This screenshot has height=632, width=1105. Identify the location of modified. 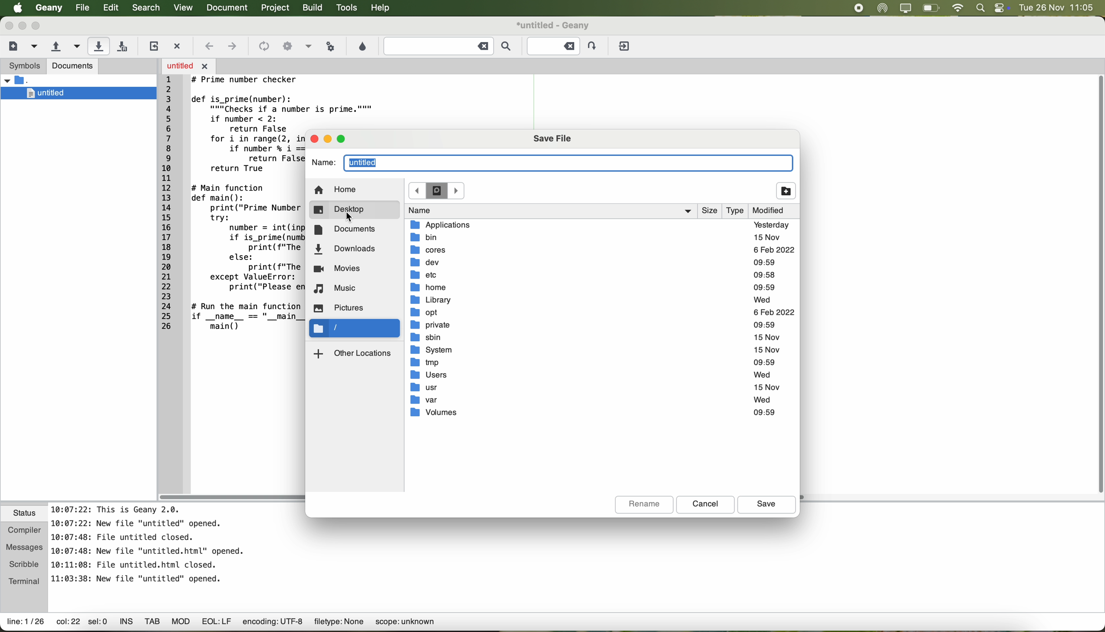
(776, 211).